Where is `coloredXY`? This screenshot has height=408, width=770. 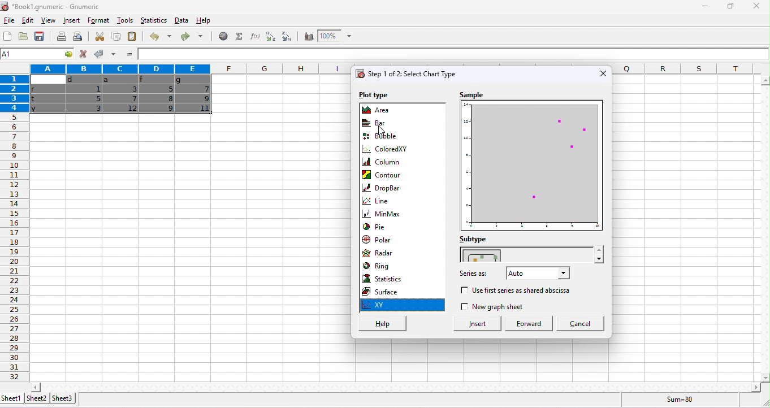
coloredXY is located at coordinates (387, 149).